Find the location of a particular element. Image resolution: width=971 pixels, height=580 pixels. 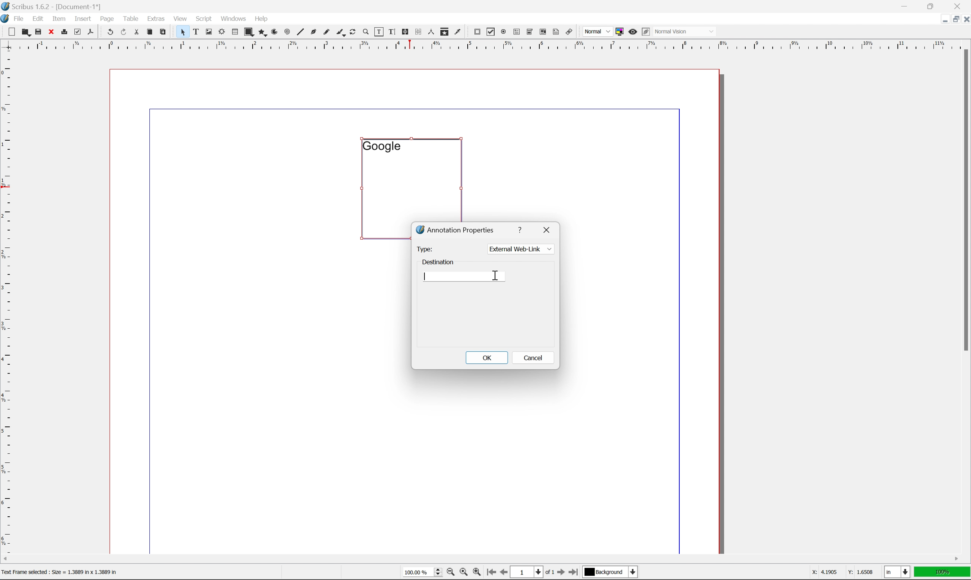

image frame is located at coordinates (209, 32).